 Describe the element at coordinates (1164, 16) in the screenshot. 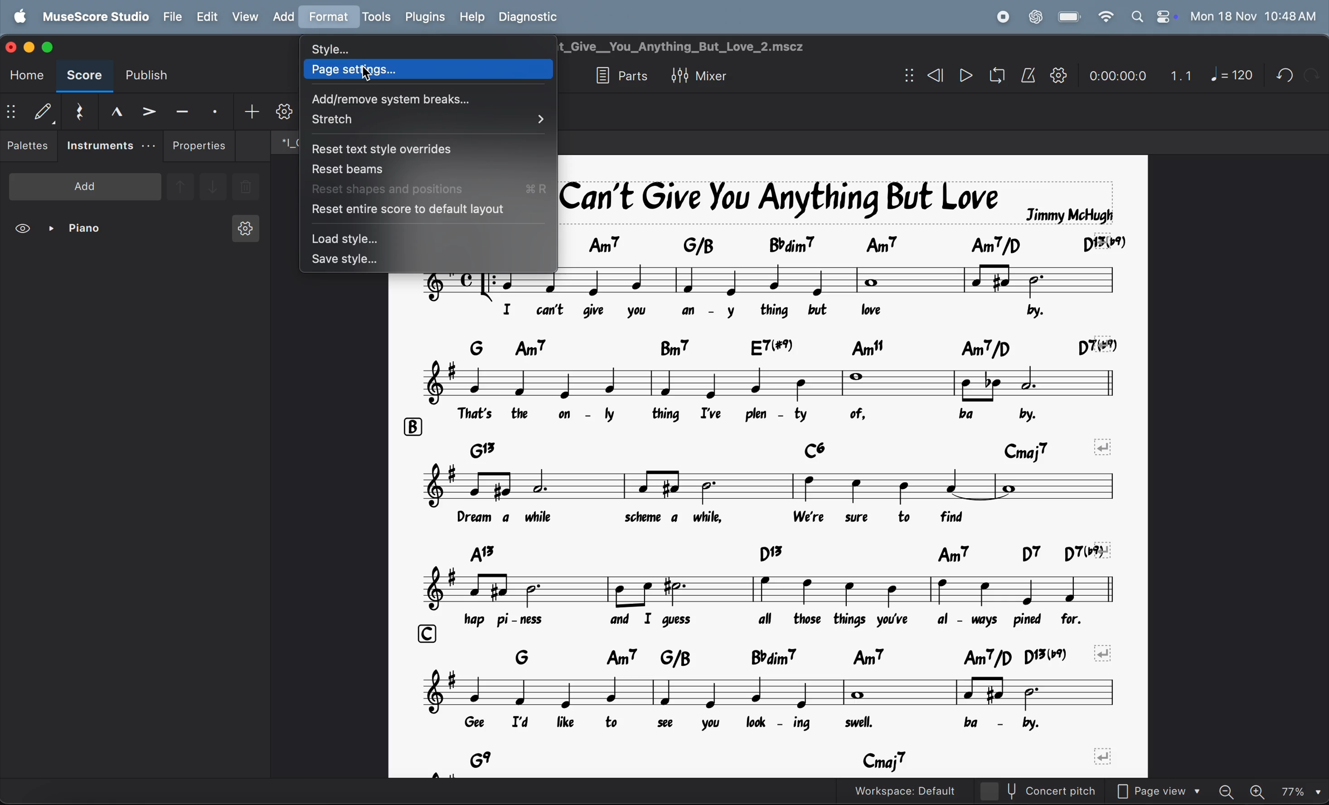

I see `control center` at that location.